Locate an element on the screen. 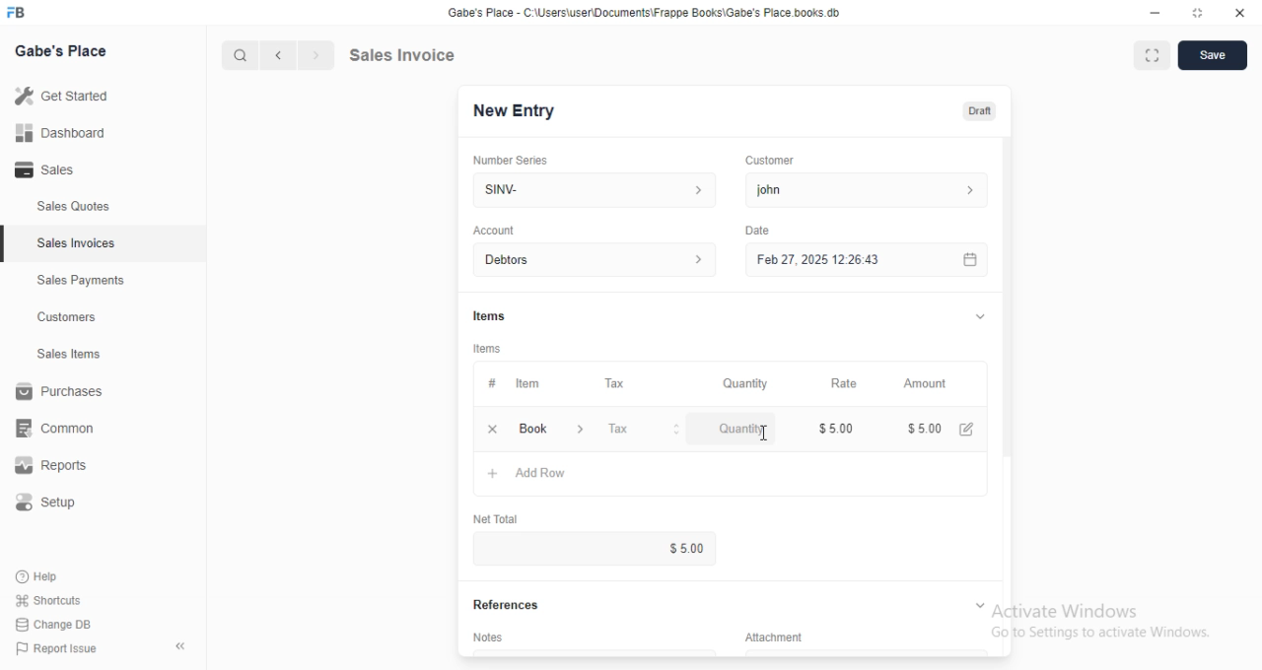  Sales tems is located at coordinates (70, 354).